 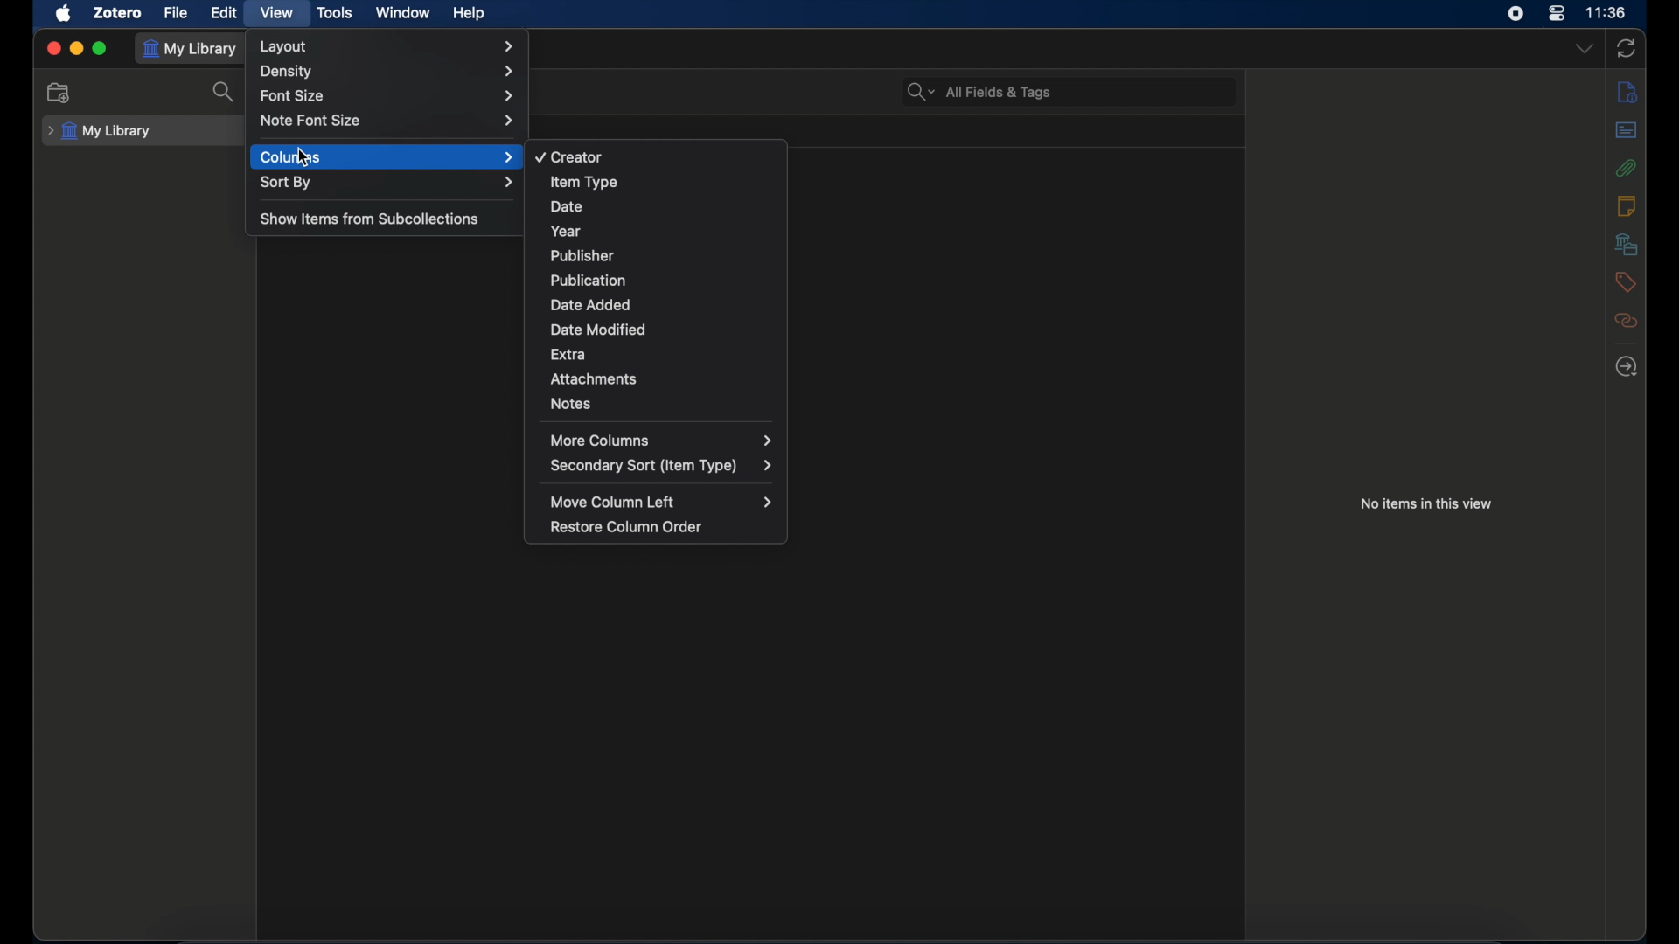 I want to click on my library, so click(x=191, y=50).